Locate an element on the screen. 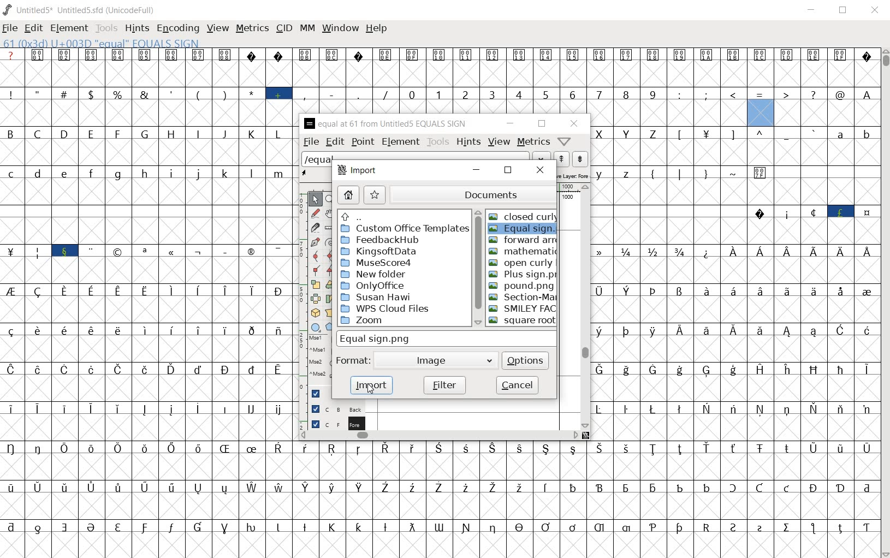 The height and width of the screenshot is (558, 890). edit is located at coordinates (33, 28).